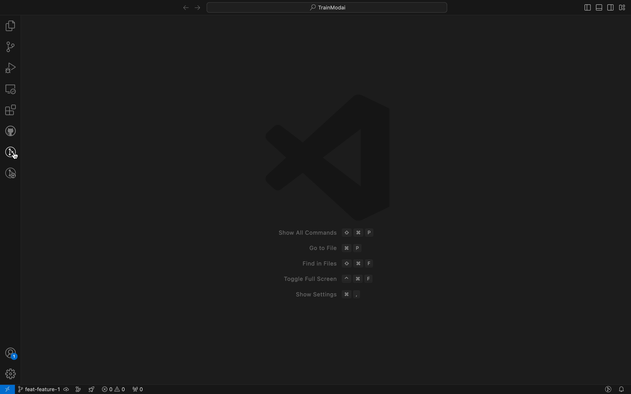 Image resolution: width=631 pixels, height=394 pixels. What do you see at coordinates (11, 354) in the screenshot?
I see `profile` at bounding box center [11, 354].